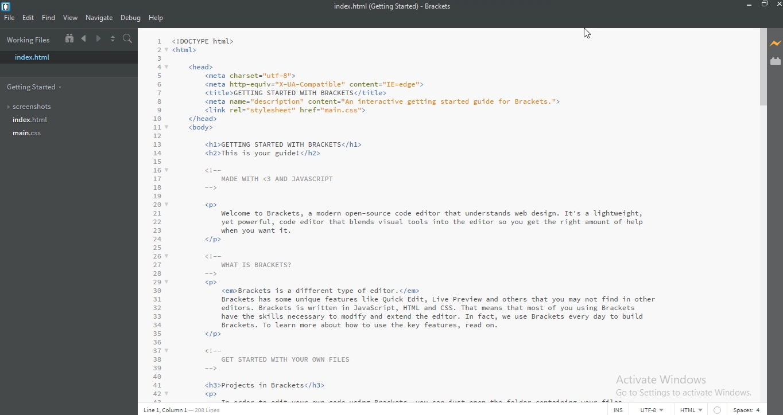  I want to click on debug, so click(131, 18).